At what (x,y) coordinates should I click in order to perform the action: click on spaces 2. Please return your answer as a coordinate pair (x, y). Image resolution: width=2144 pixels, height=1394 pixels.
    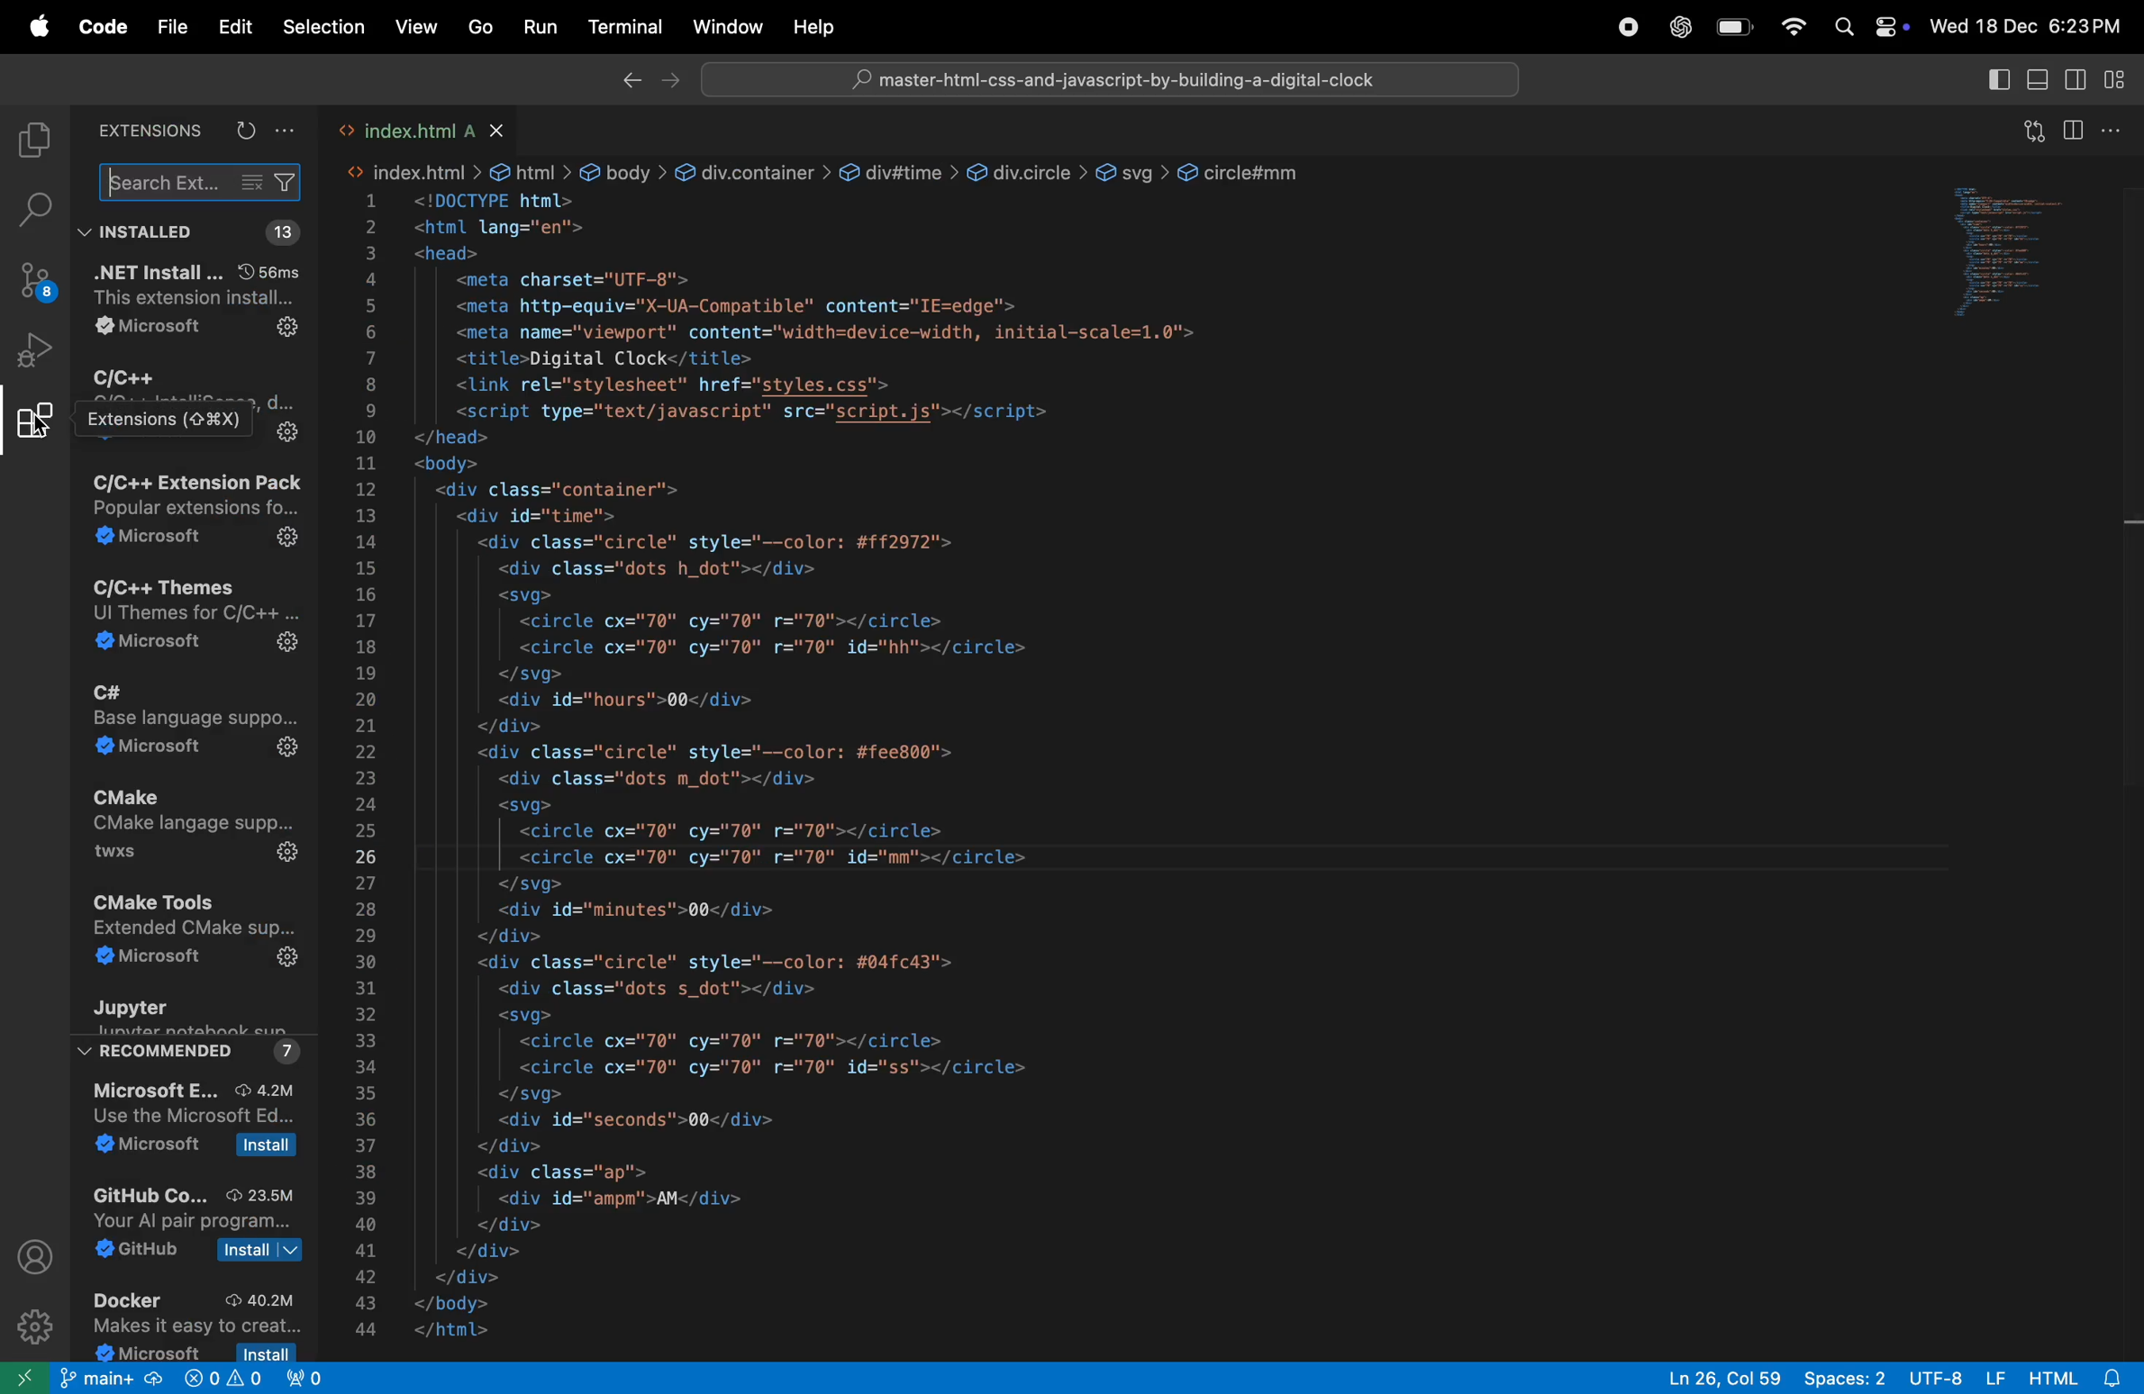
    Looking at the image, I should click on (1840, 1377).